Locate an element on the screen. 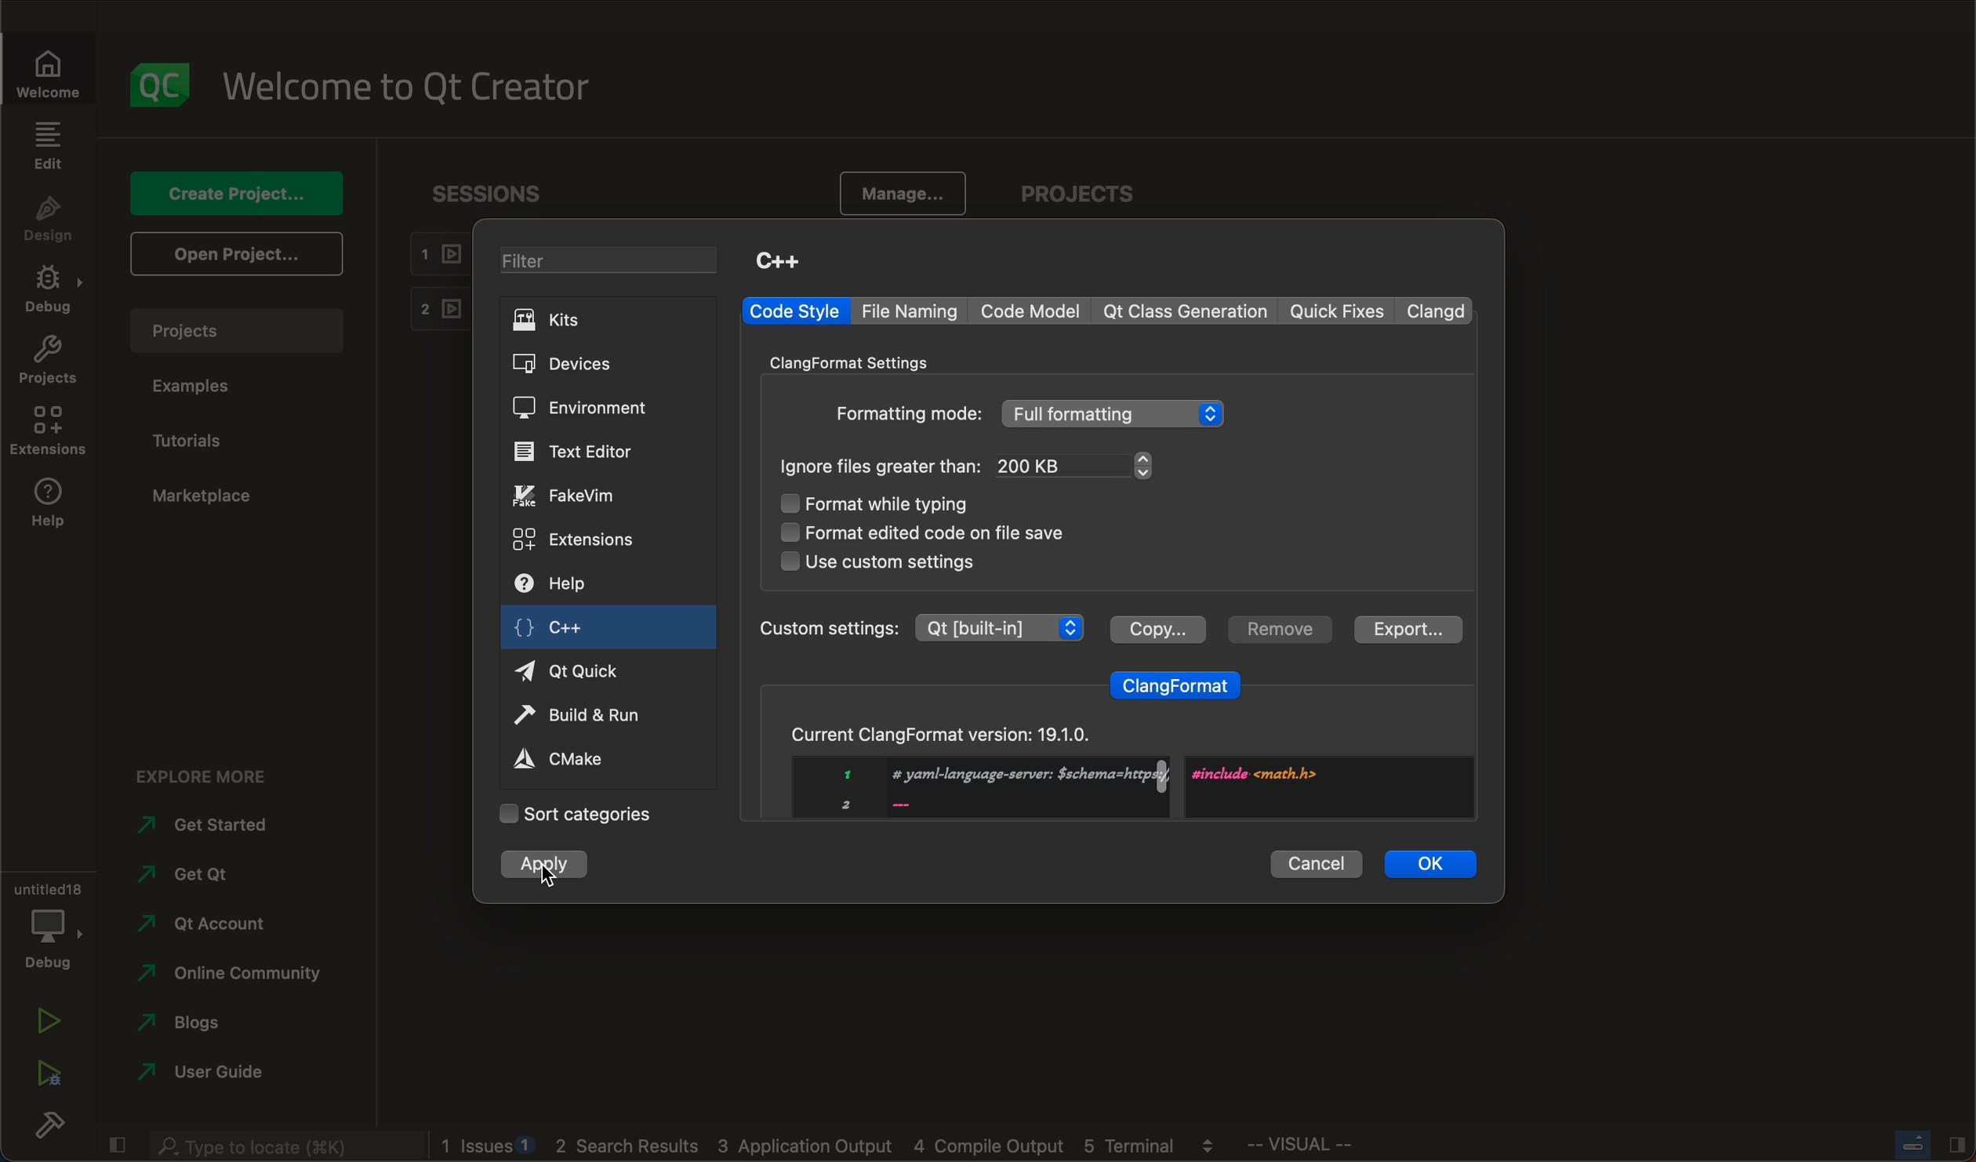 The image size is (1976, 1162). settings is located at coordinates (861, 361).